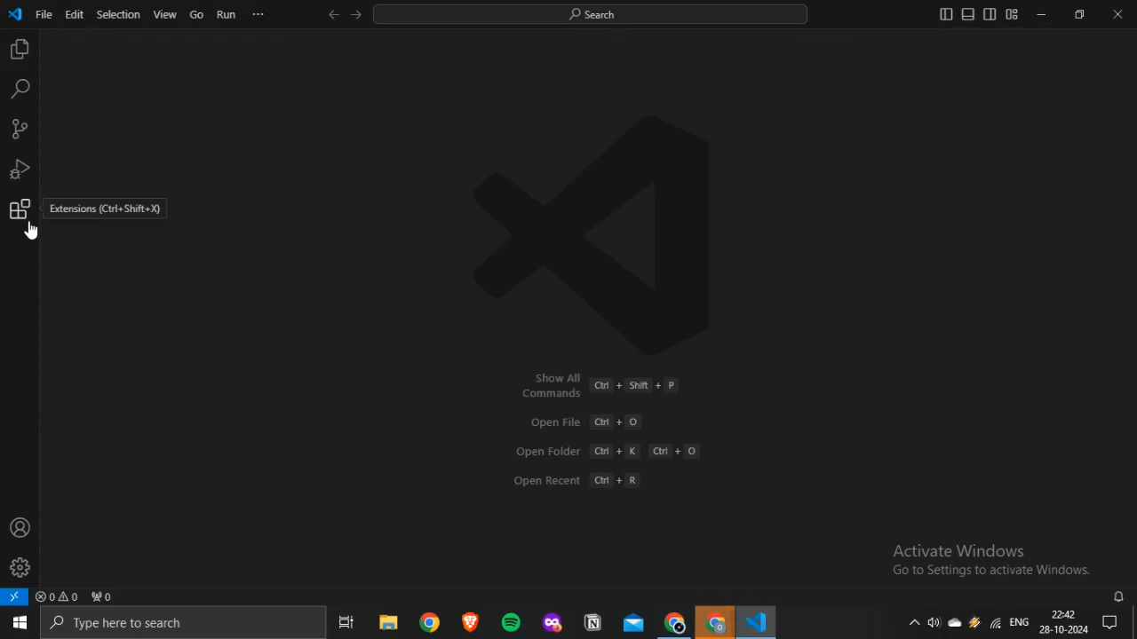 This screenshot has height=639, width=1137. Describe the element at coordinates (934, 622) in the screenshot. I see `volume` at that location.